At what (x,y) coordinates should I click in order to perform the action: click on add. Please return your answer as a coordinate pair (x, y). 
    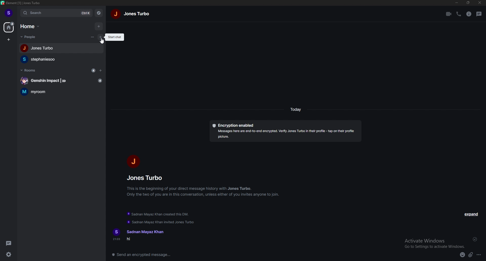
    Looking at the image, I should click on (98, 26).